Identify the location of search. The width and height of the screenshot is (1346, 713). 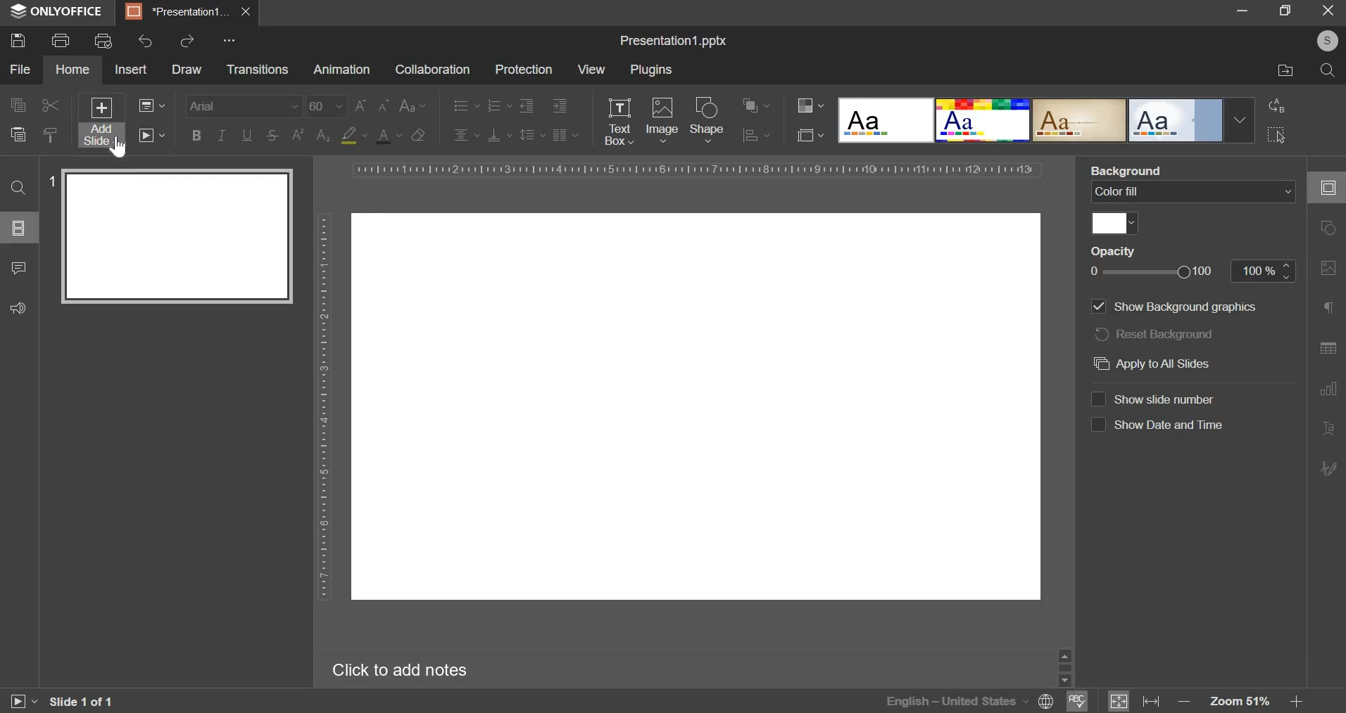
(1328, 70).